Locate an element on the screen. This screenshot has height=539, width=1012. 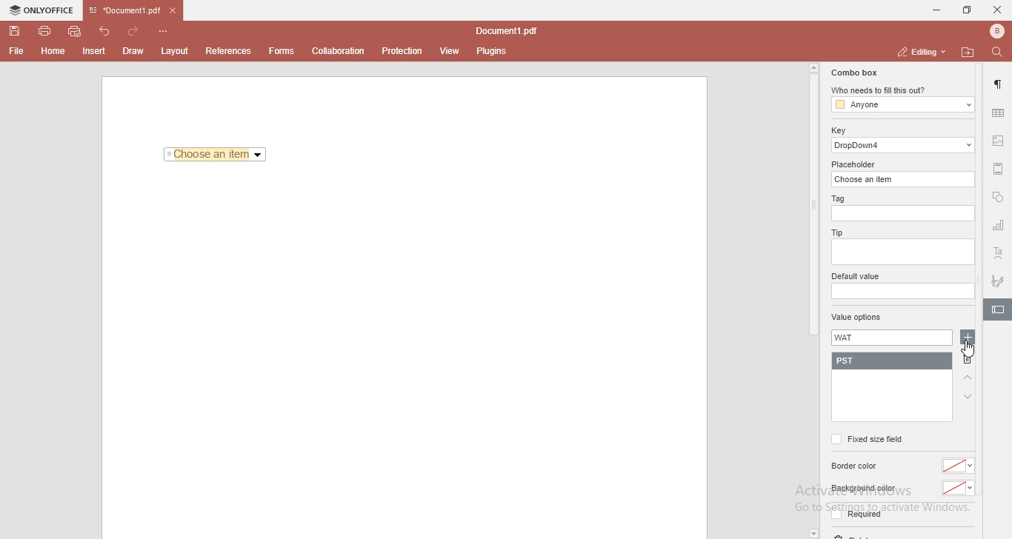
print is located at coordinates (44, 30).